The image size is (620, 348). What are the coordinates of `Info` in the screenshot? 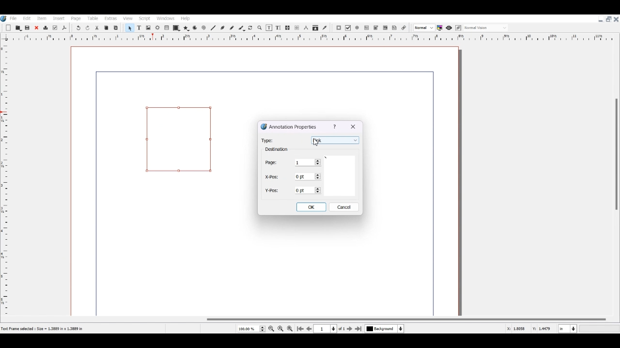 It's located at (335, 127).